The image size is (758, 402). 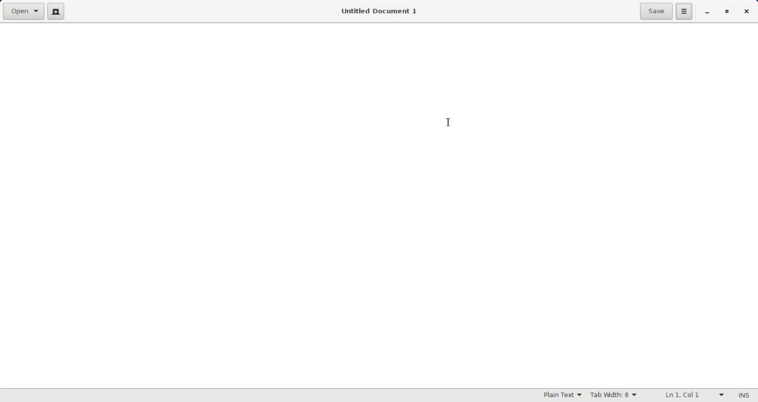 What do you see at coordinates (613, 395) in the screenshot?
I see `Tab Width` at bounding box center [613, 395].